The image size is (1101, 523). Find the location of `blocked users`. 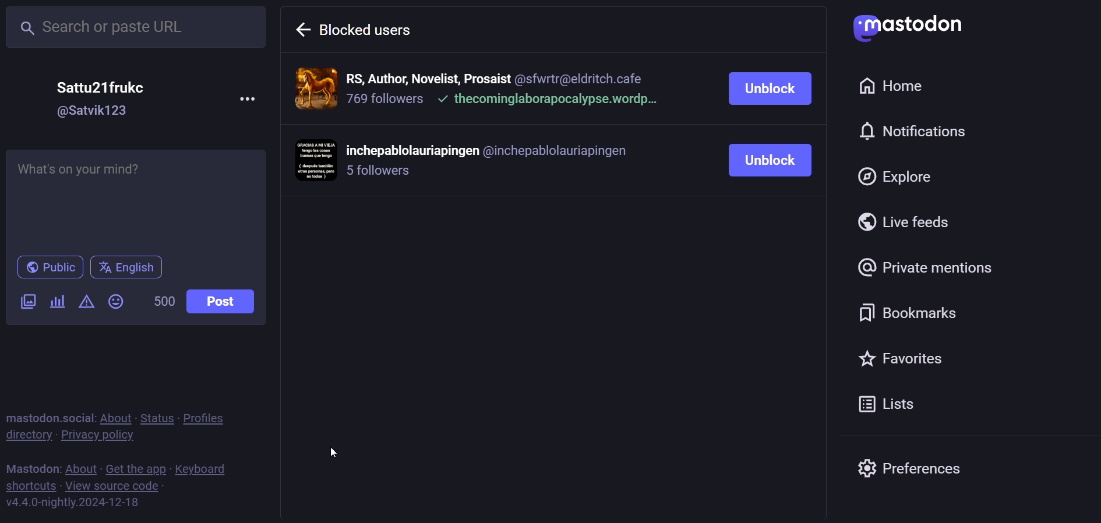

blocked users is located at coordinates (380, 29).